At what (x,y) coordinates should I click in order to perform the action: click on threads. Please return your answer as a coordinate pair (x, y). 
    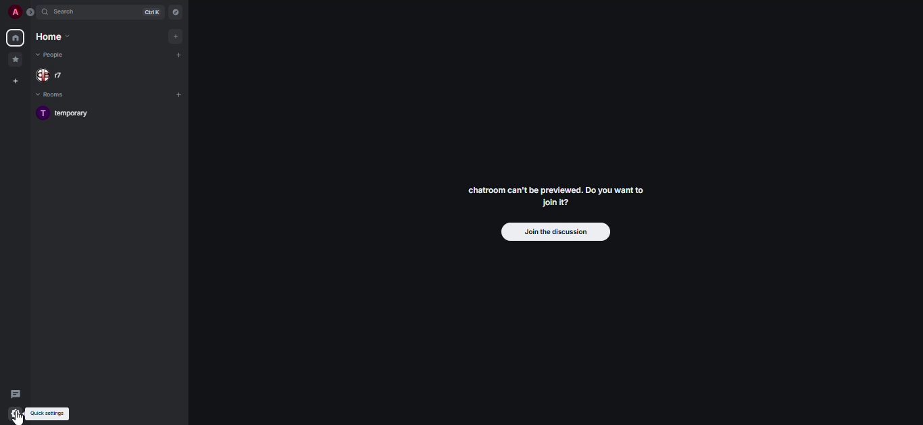
    Looking at the image, I should click on (16, 395).